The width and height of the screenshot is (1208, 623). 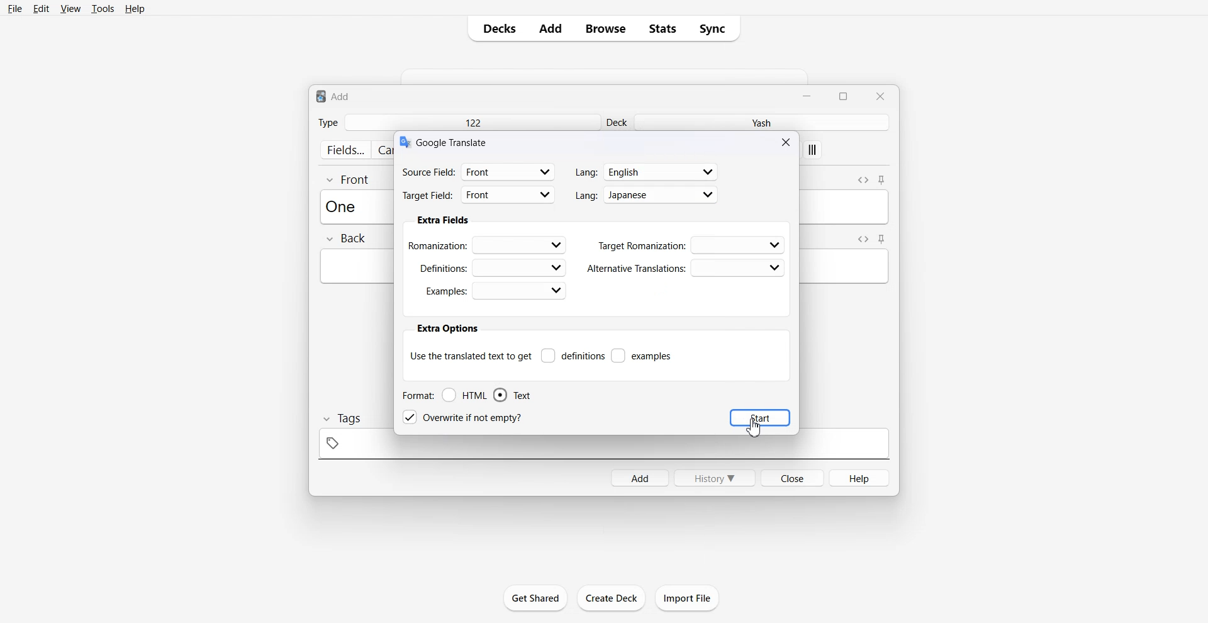 What do you see at coordinates (443, 220) in the screenshot?
I see `Extra fields` at bounding box center [443, 220].